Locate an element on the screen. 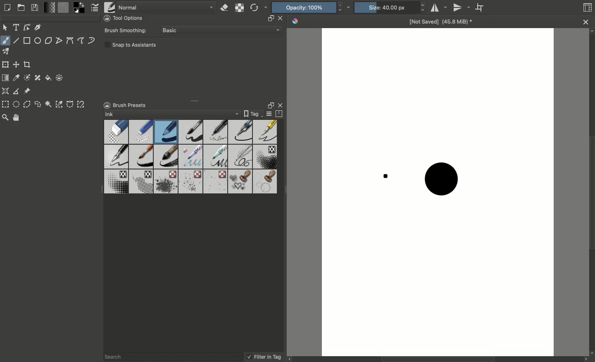  Scroll is located at coordinates (440, 359).